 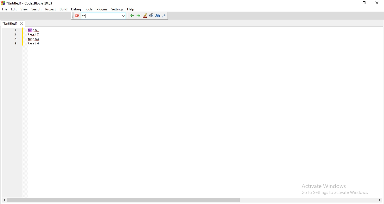 I want to click on Tools, so click(x=89, y=10).